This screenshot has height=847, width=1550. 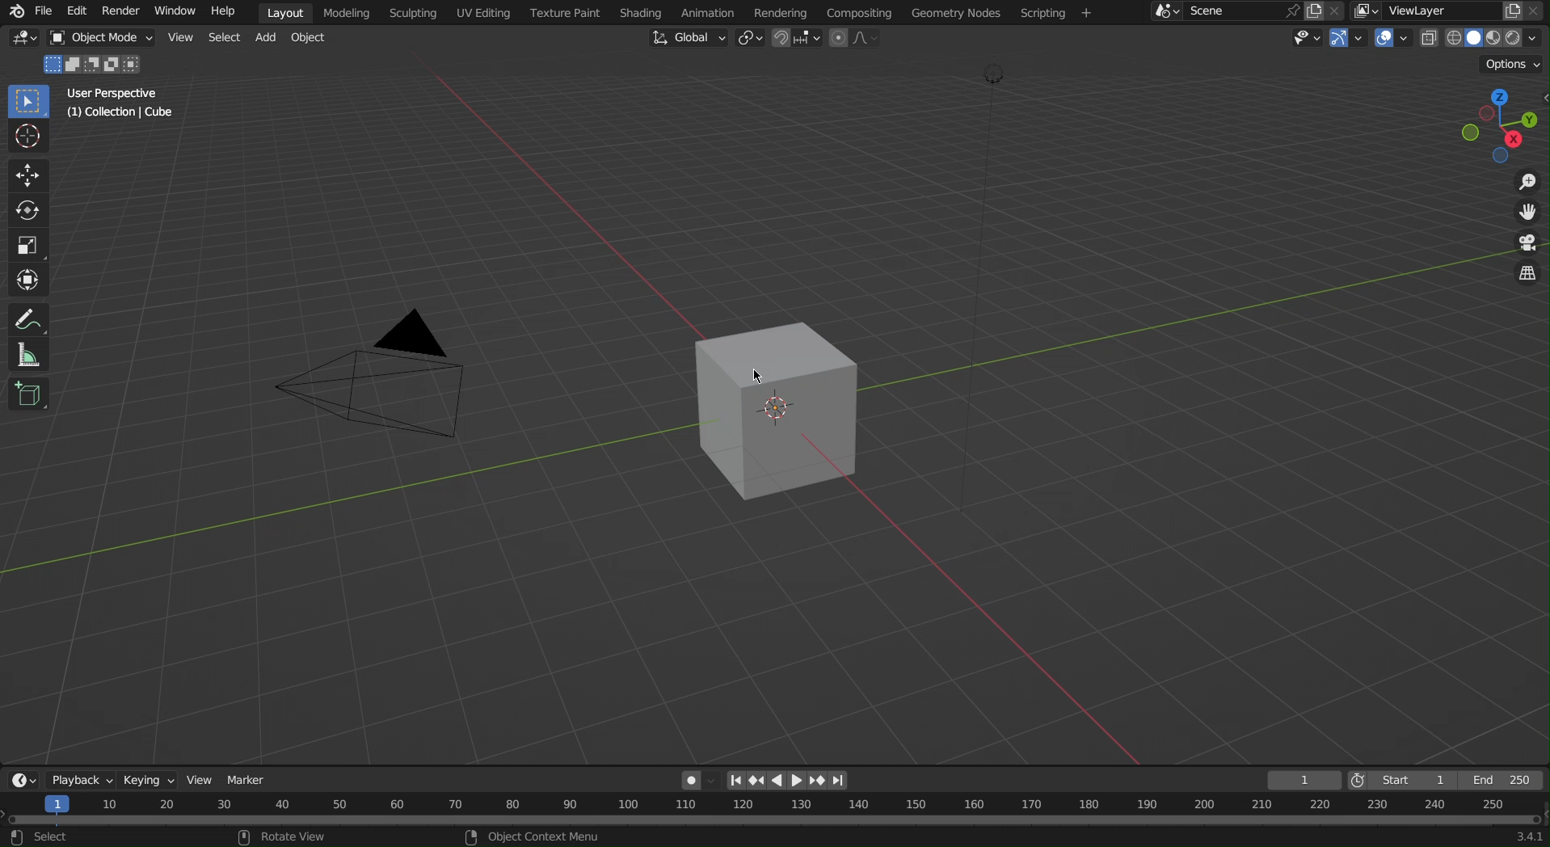 I want to click on Layout, so click(x=286, y=11).